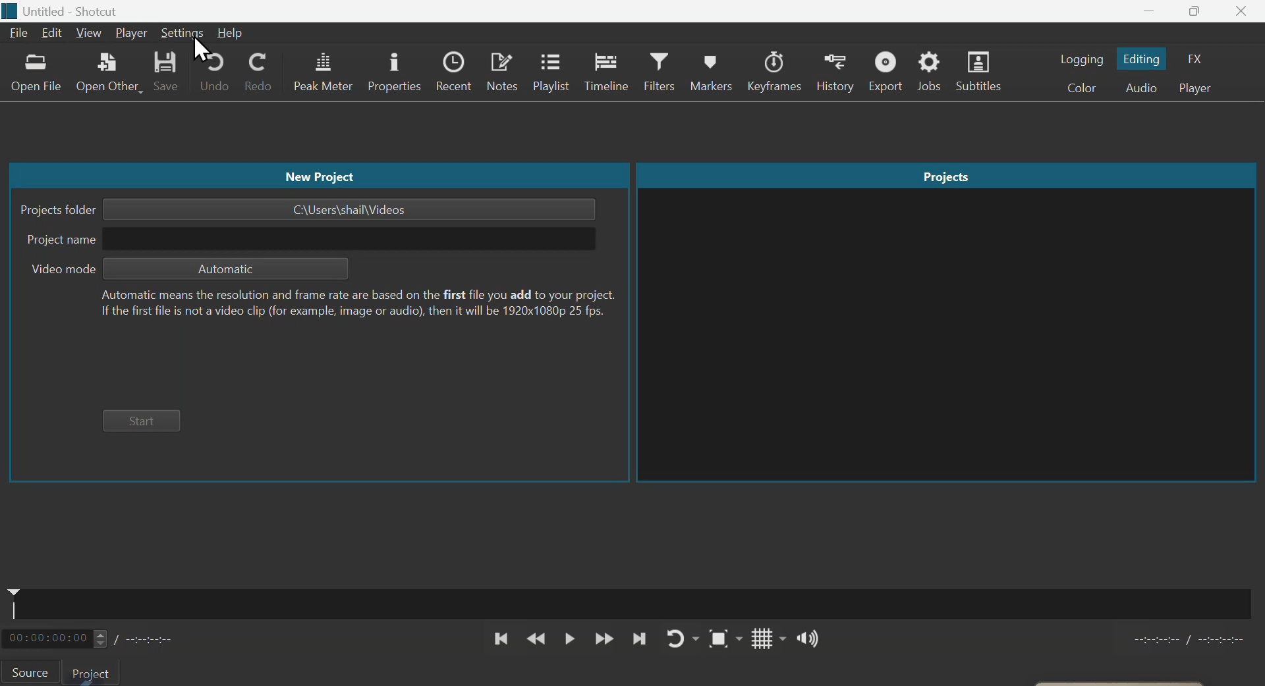 The image size is (1265, 686). Describe the element at coordinates (1150, 11) in the screenshot. I see `minimize` at that location.